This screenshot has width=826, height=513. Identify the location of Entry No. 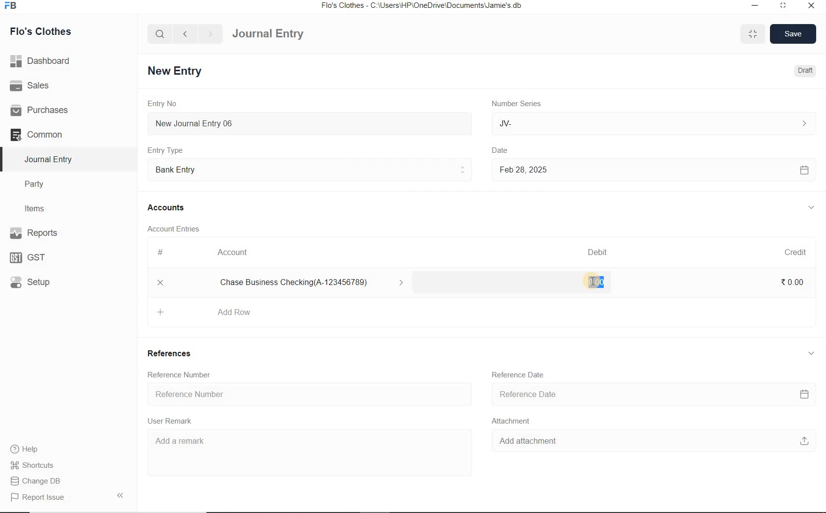
(164, 104).